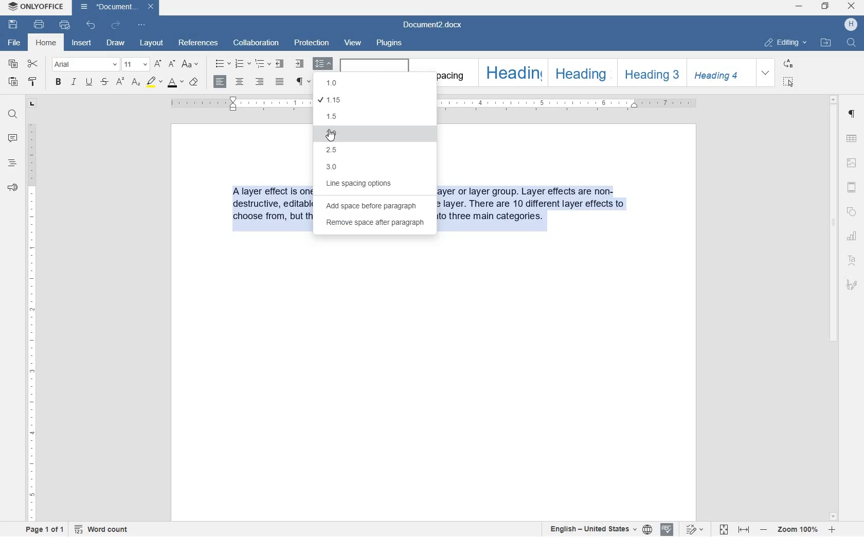  What do you see at coordinates (13, 63) in the screenshot?
I see `copy` at bounding box center [13, 63].